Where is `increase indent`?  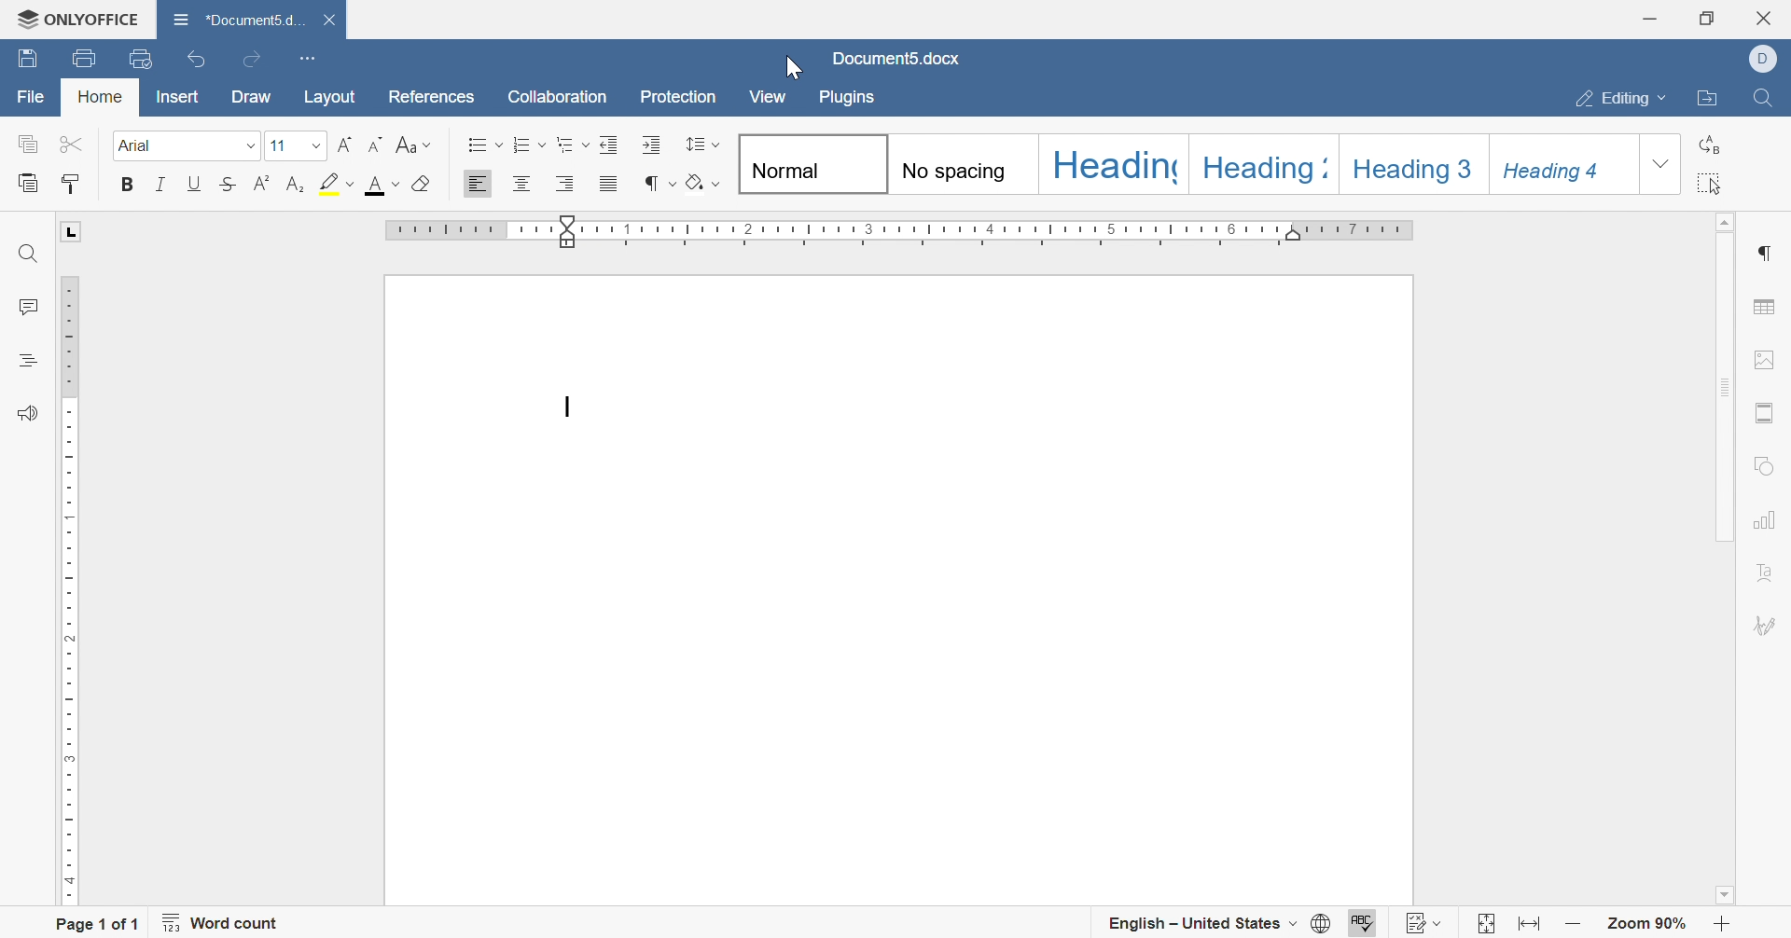 increase indent is located at coordinates (649, 144).